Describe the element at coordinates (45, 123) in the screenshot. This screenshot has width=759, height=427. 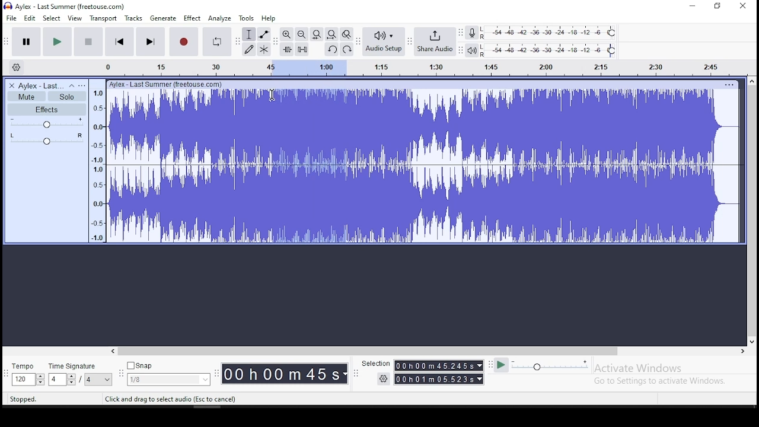
I see `volume` at that location.